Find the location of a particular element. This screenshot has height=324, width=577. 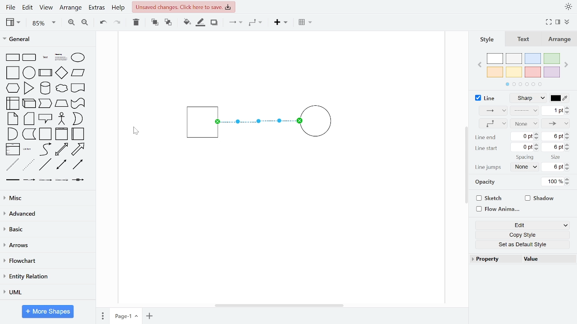

diamond is located at coordinates (61, 73).